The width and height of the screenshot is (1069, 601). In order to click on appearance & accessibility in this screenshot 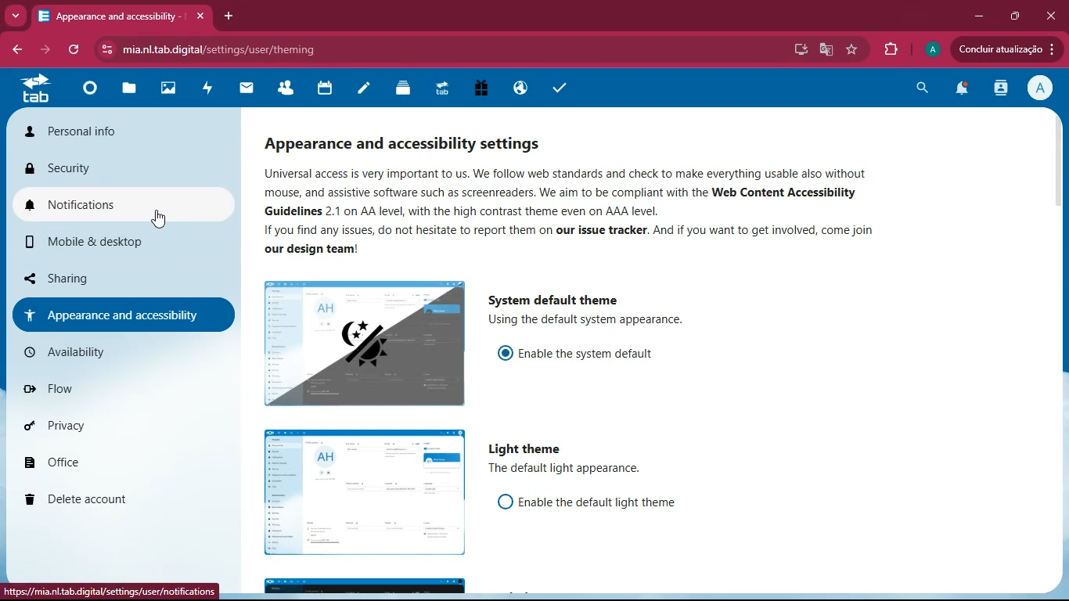, I will do `click(123, 311)`.